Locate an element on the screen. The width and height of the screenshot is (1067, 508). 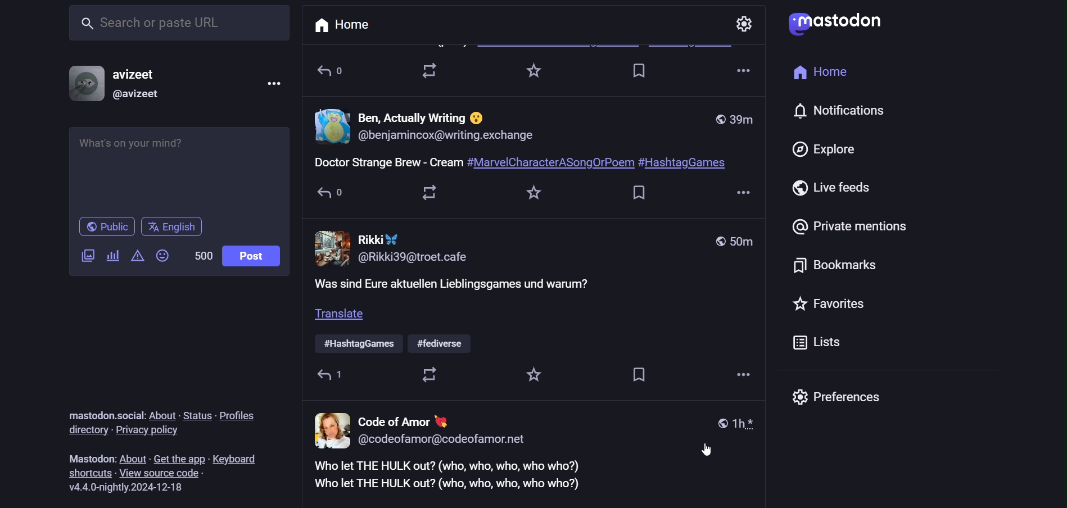
image is located at coordinates (331, 429).